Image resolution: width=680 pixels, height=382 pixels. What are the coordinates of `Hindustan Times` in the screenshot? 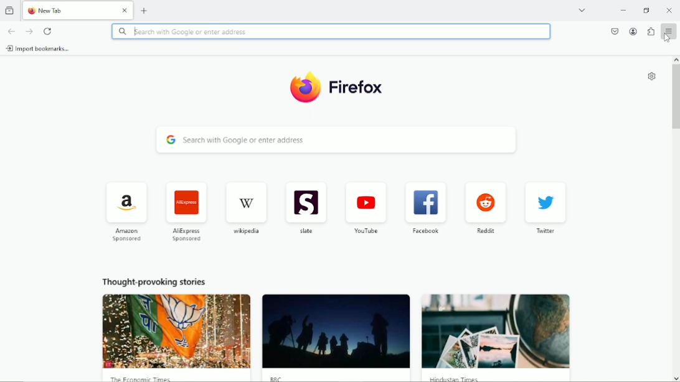 It's located at (496, 338).